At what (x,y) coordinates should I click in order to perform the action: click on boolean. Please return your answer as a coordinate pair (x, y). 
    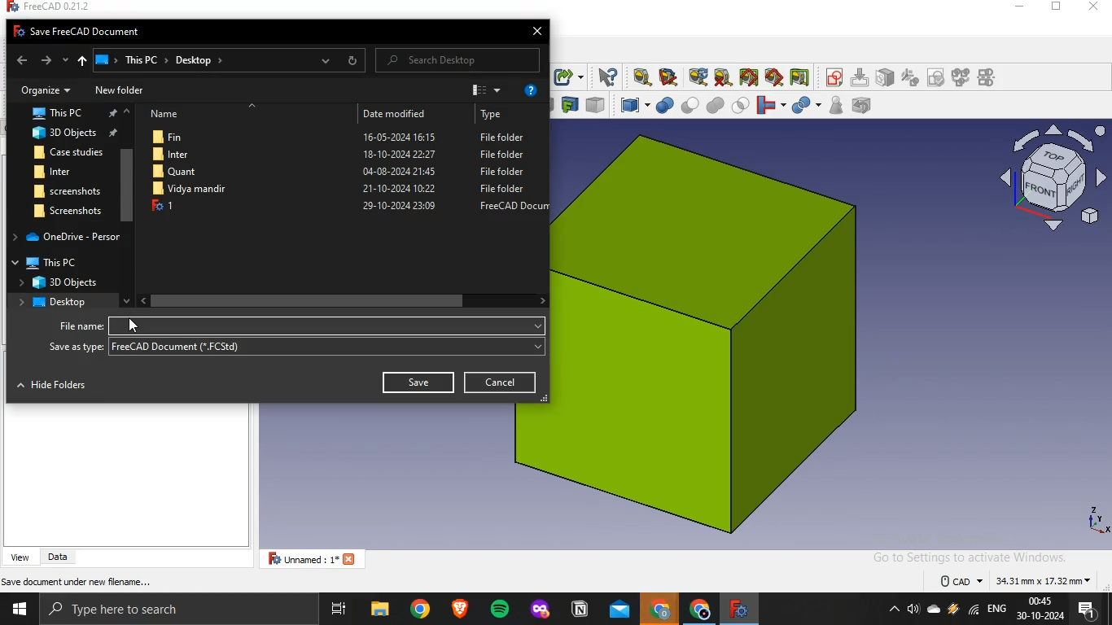
    Looking at the image, I should click on (664, 104).